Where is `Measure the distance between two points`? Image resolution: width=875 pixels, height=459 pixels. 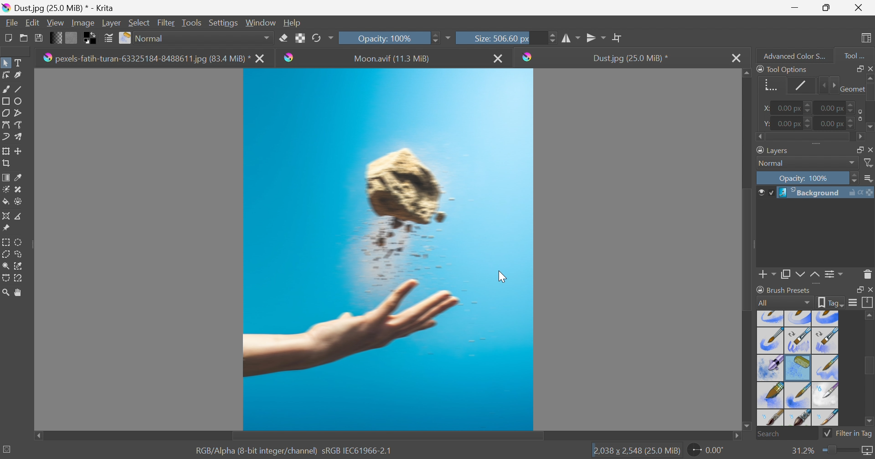
Measure the distance between two points is located at coordinates (19, 217).